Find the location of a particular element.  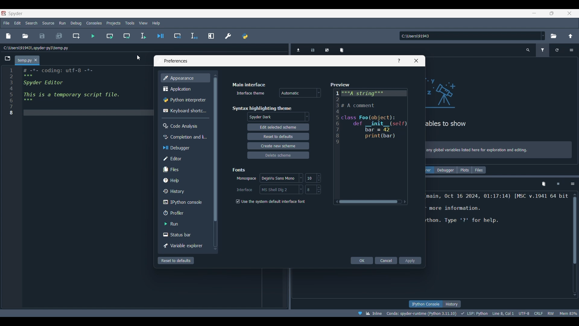

move right is located at coordinates (407, 201).